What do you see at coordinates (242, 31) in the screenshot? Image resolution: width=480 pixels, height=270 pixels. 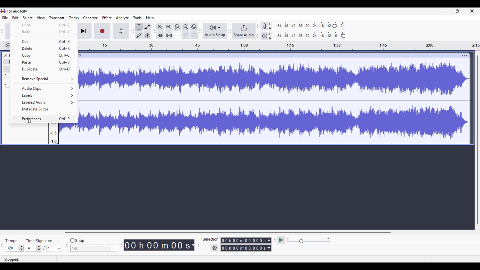 I see `Share audio` at bounding box center [242, 31].